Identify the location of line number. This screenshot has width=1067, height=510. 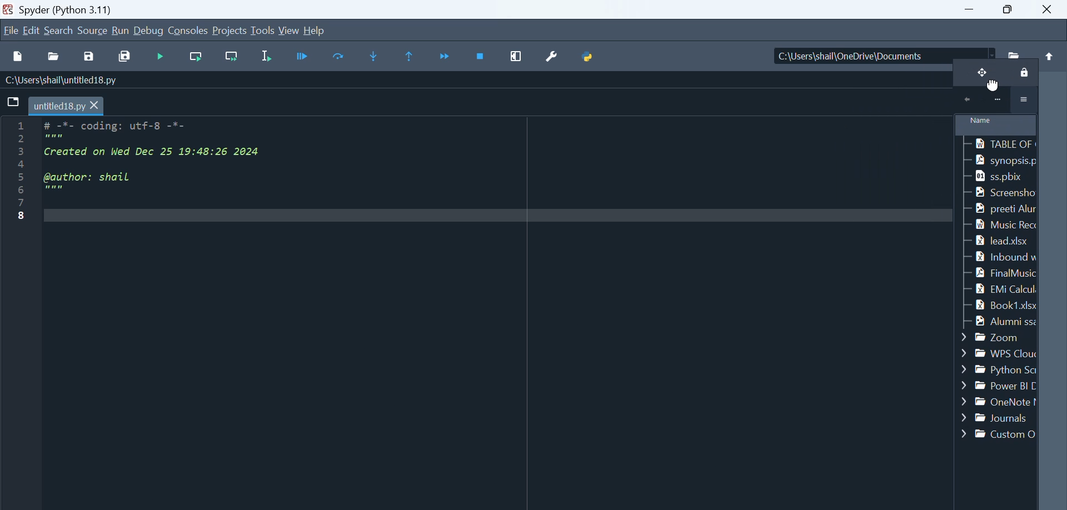
(14, 238).